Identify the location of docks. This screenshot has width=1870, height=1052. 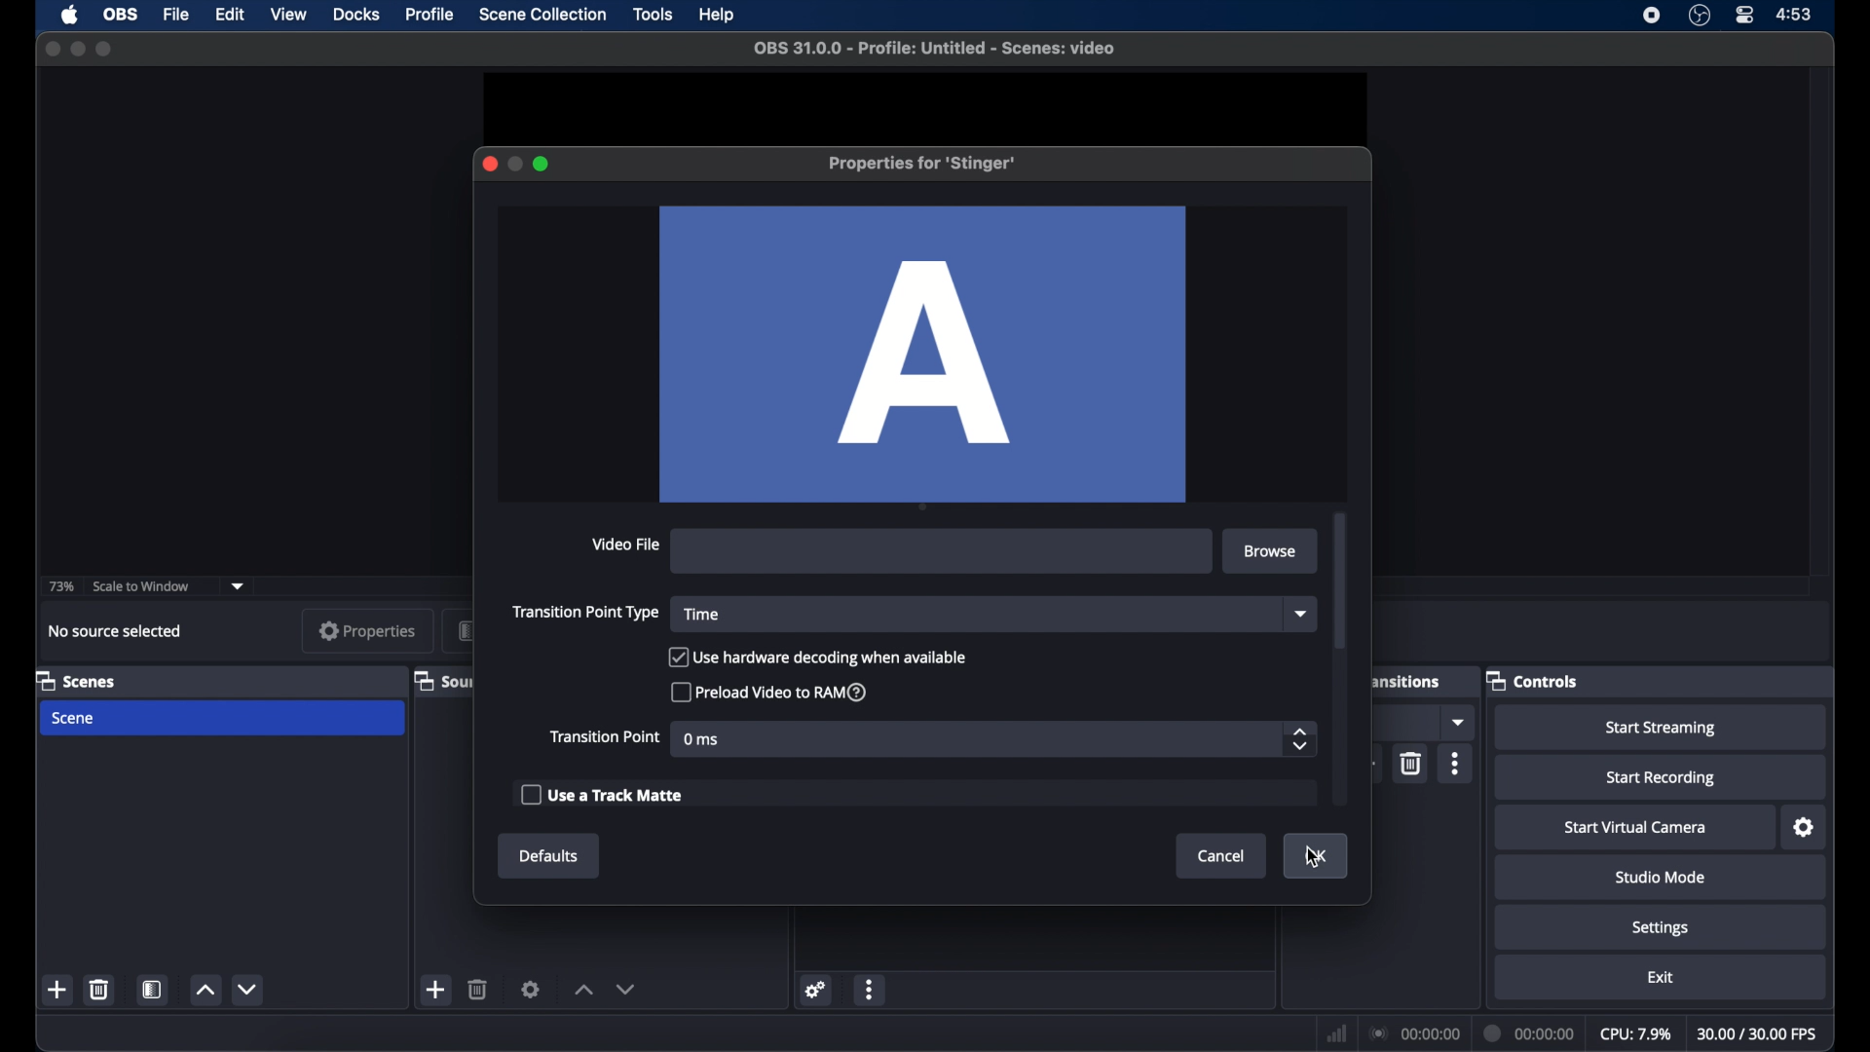
(357, 15).